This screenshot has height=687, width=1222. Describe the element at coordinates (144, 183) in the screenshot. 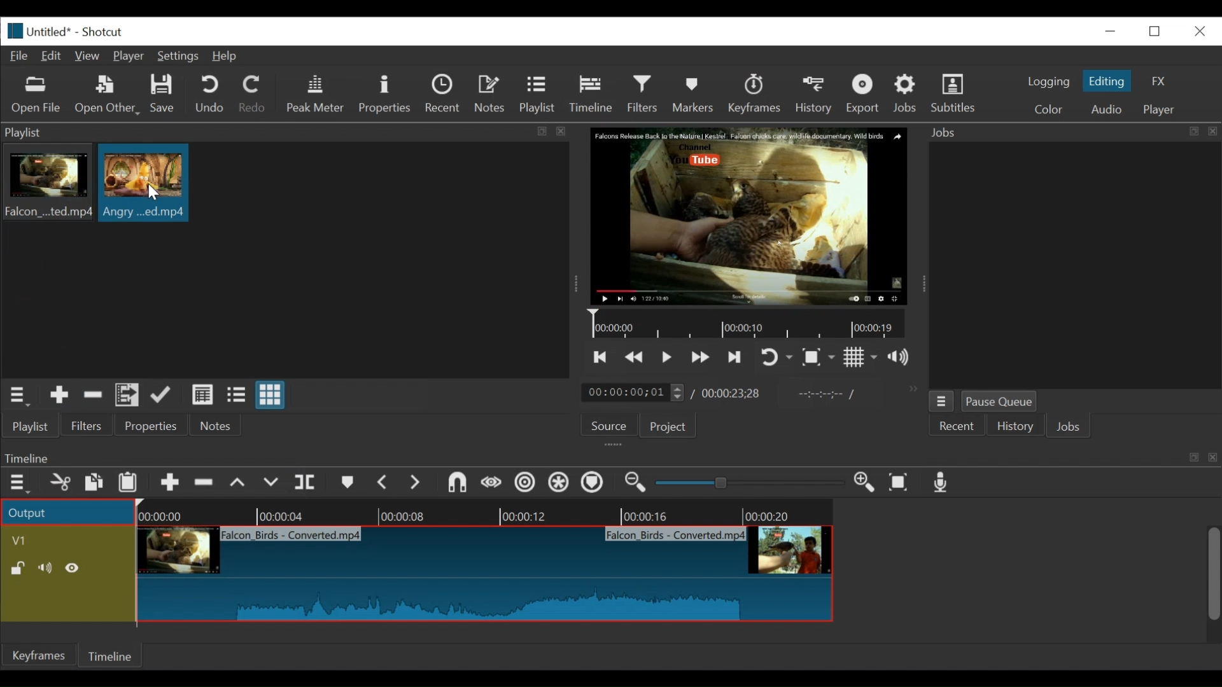

I see `clip` at that location.